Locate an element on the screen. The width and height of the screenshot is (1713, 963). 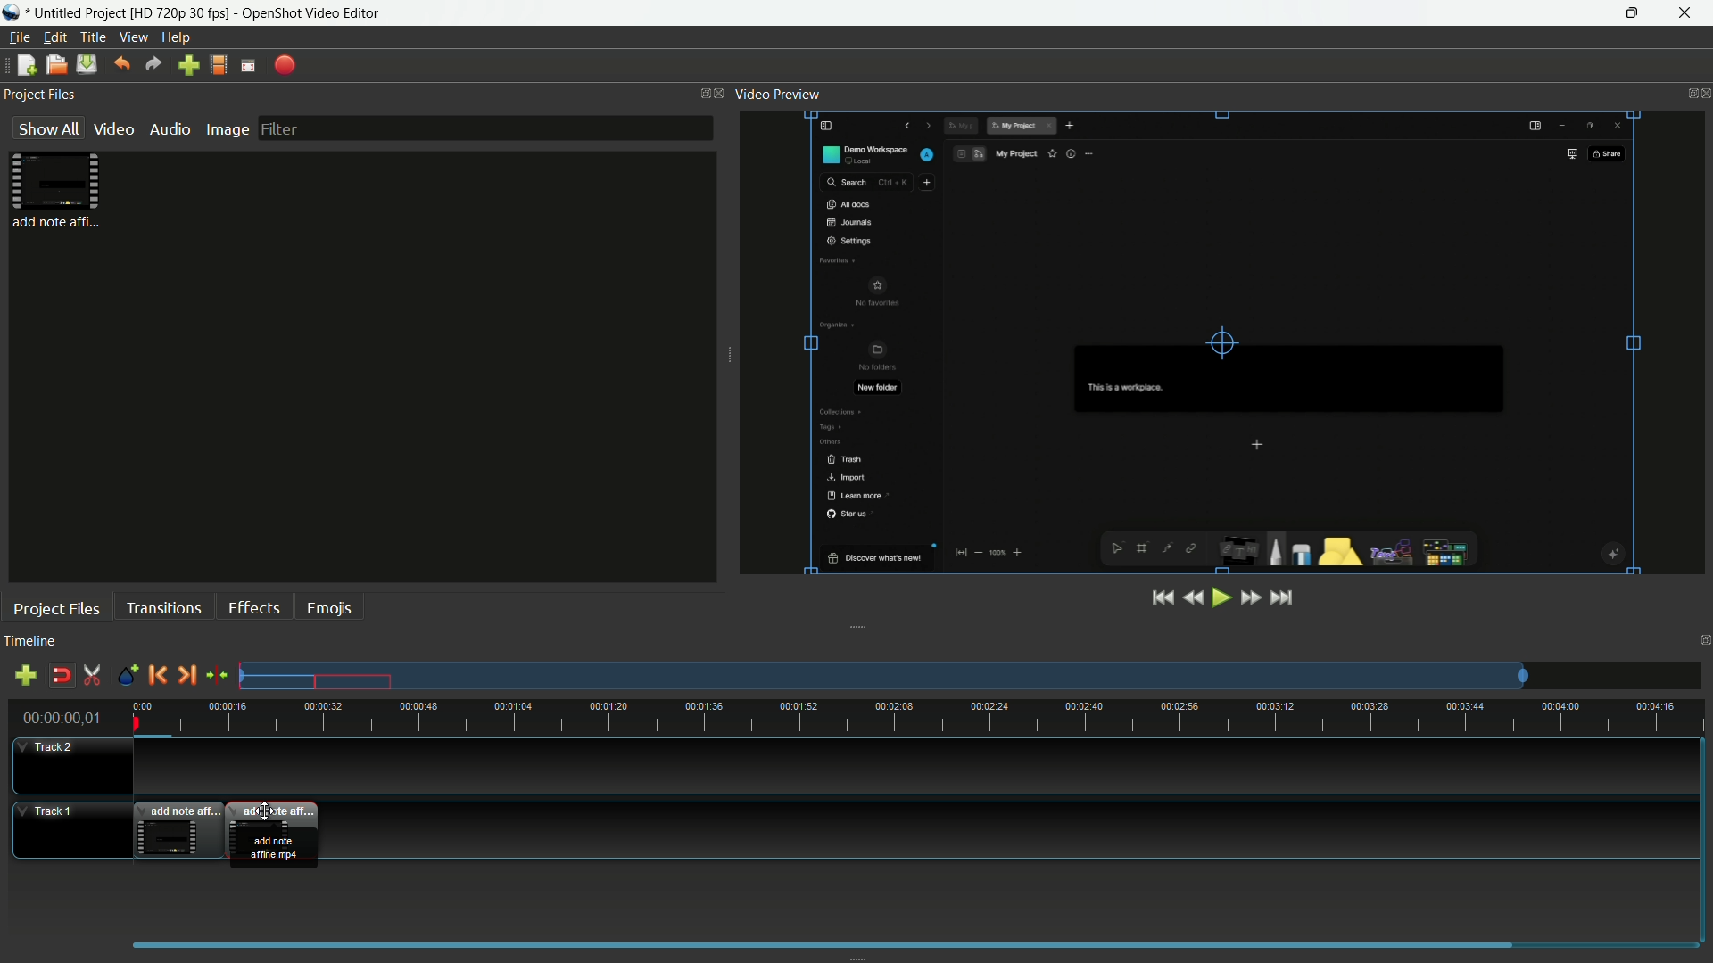
export is located at coordinates (283, 65).